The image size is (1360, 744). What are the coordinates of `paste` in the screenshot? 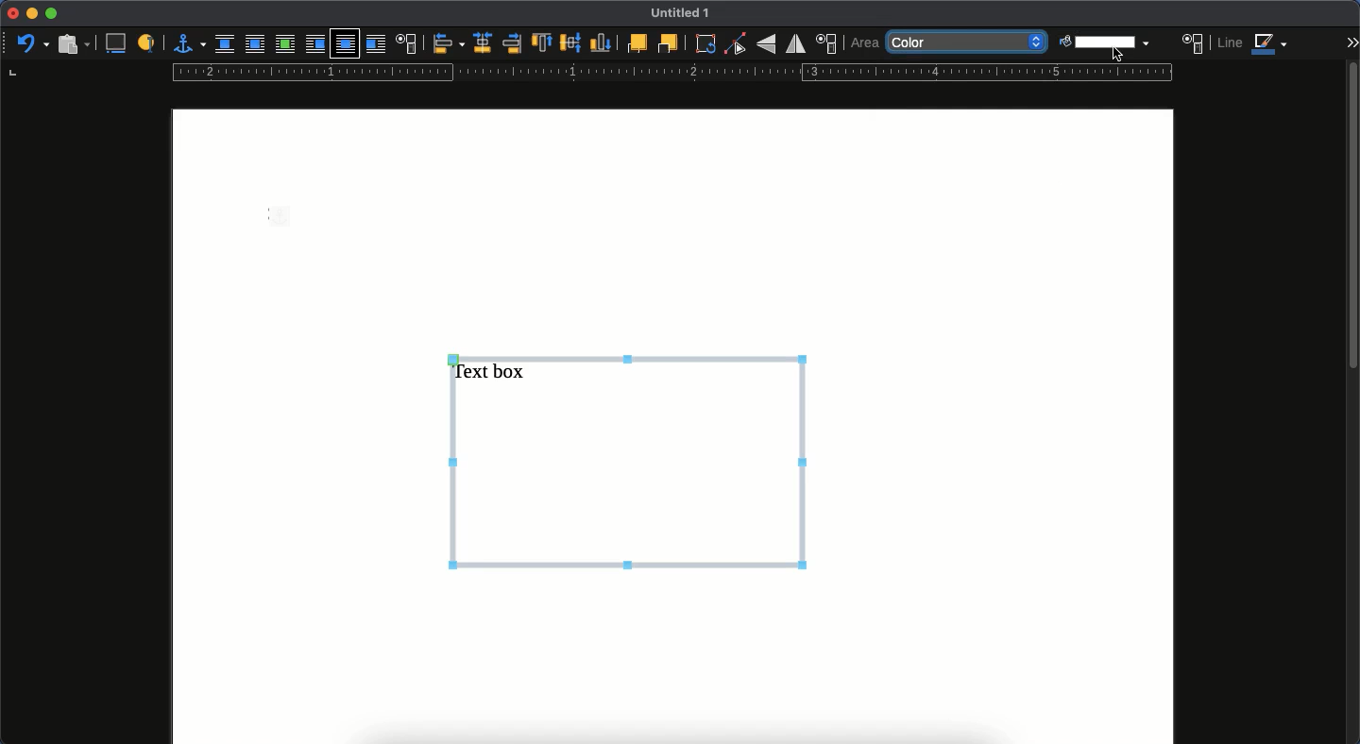 It's located at (72, 43).